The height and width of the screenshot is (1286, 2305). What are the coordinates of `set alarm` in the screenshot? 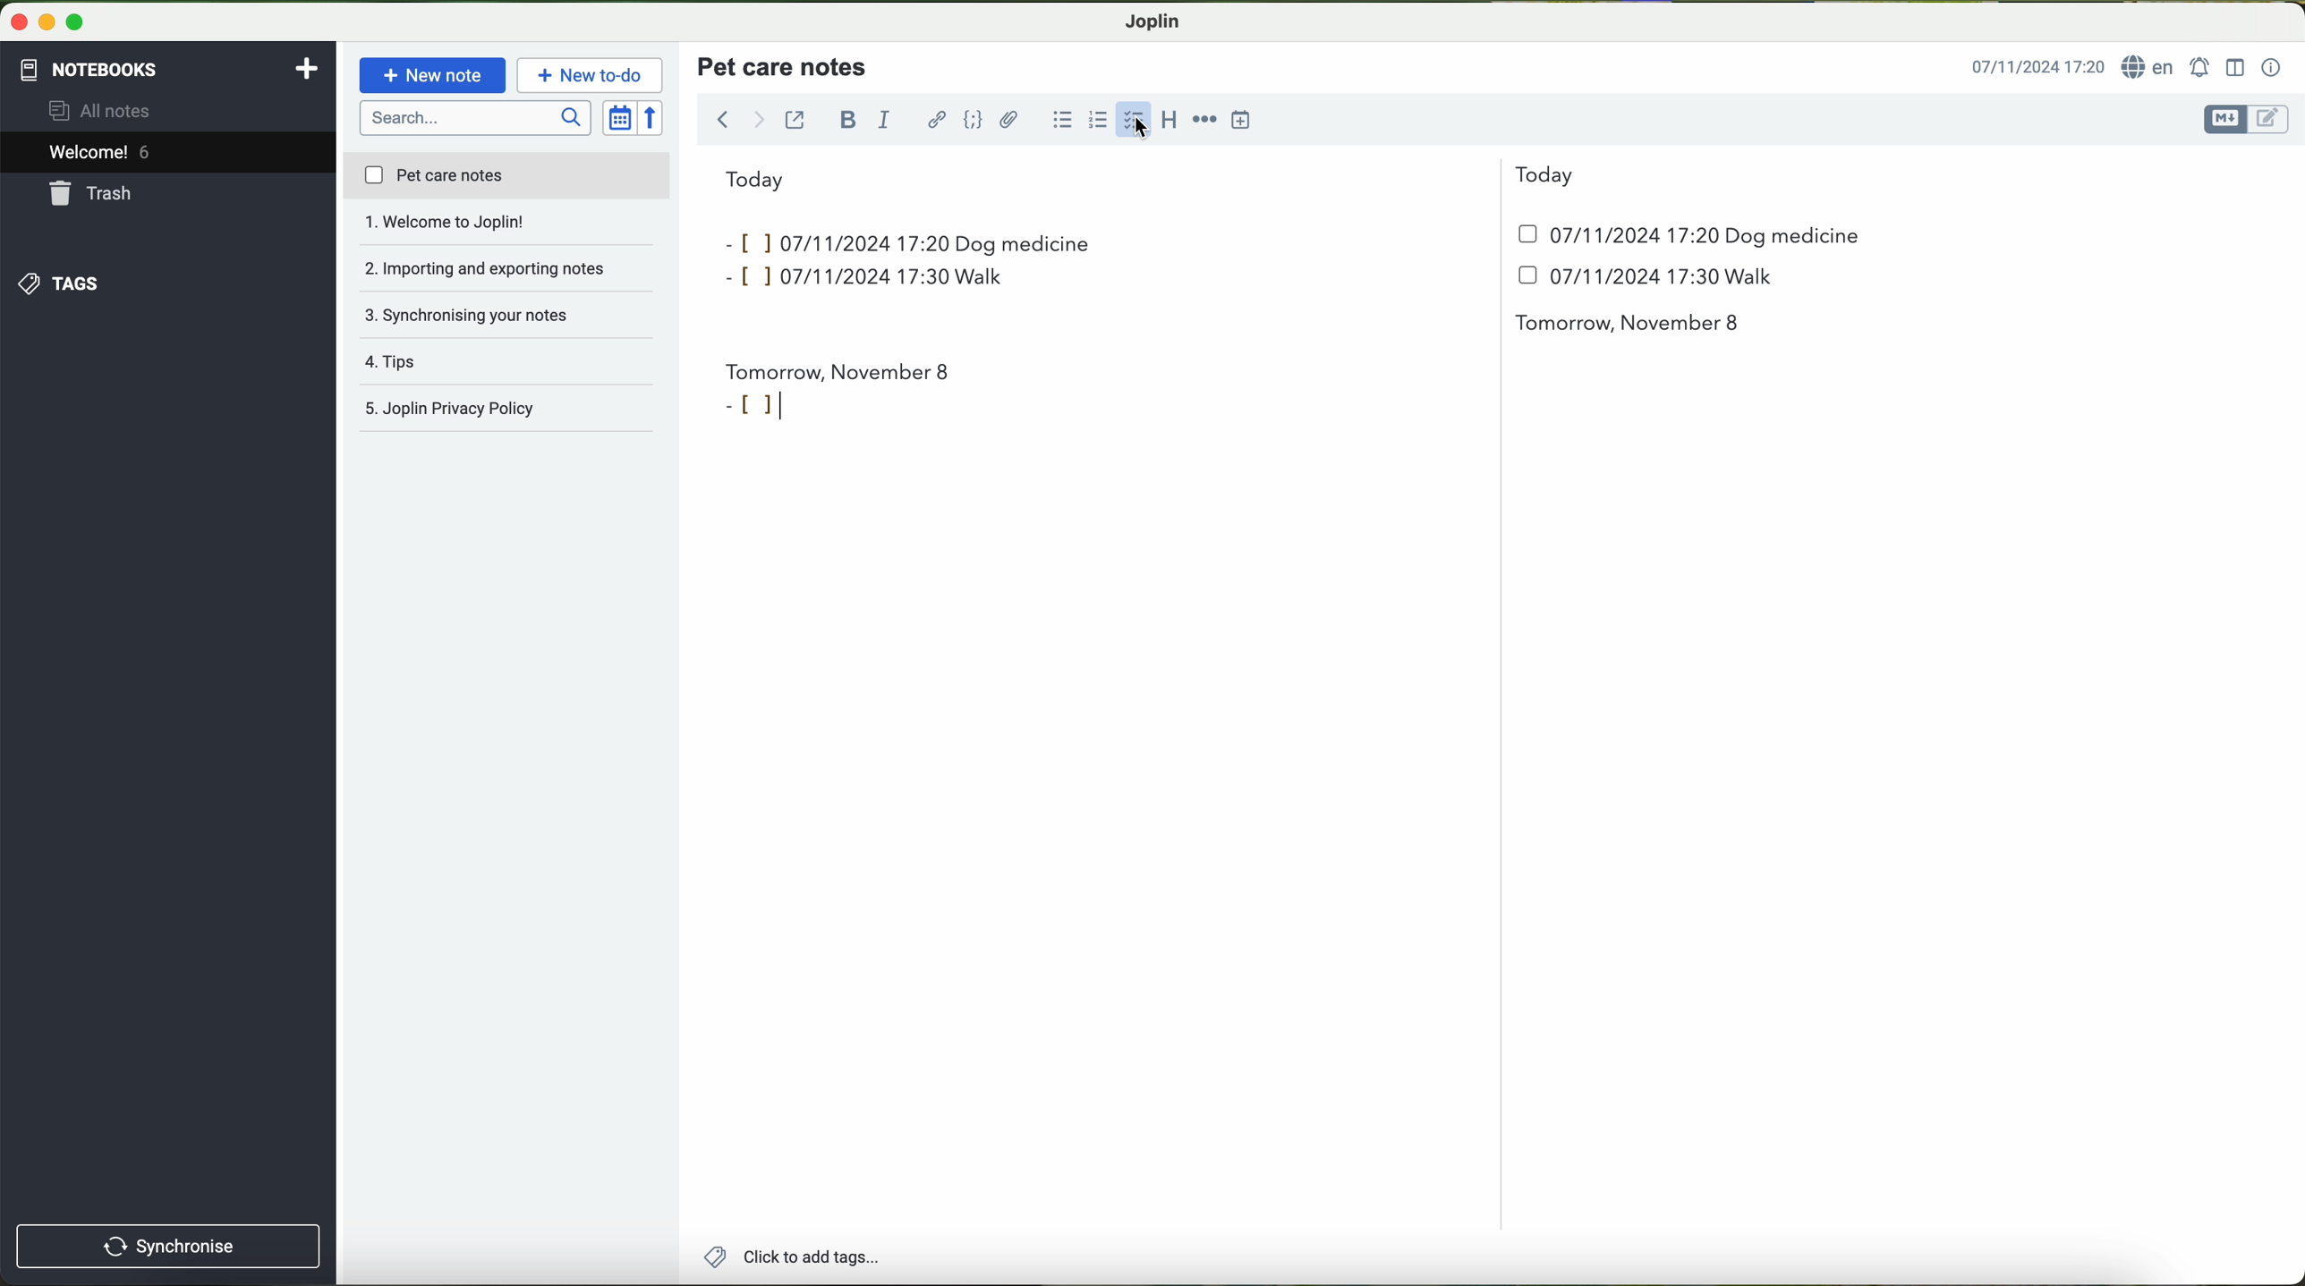 It's located at (2202, 67).